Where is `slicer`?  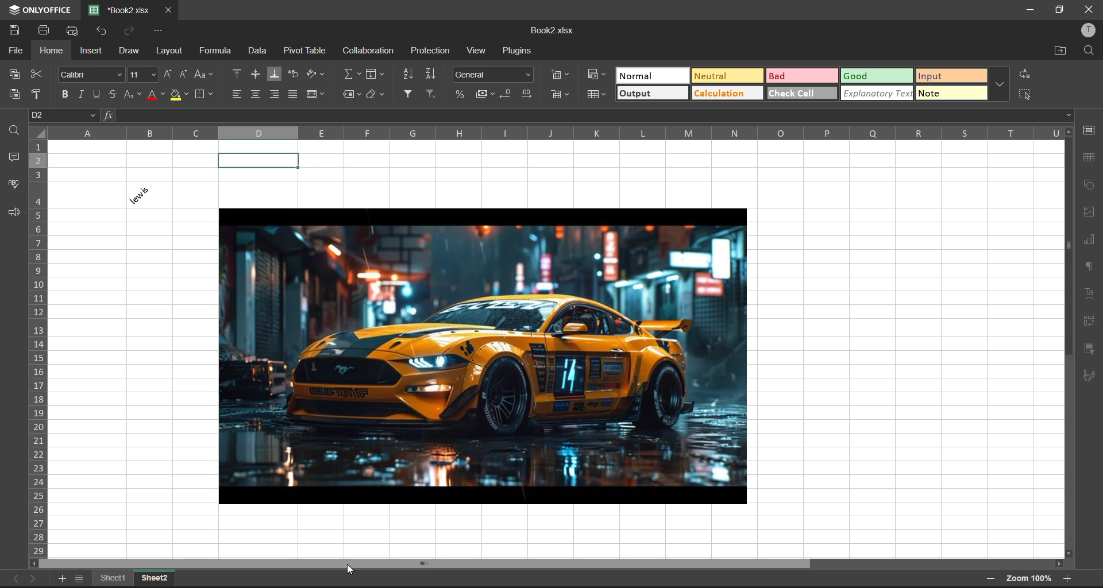 slicer is located at coordinates (1089, 349).